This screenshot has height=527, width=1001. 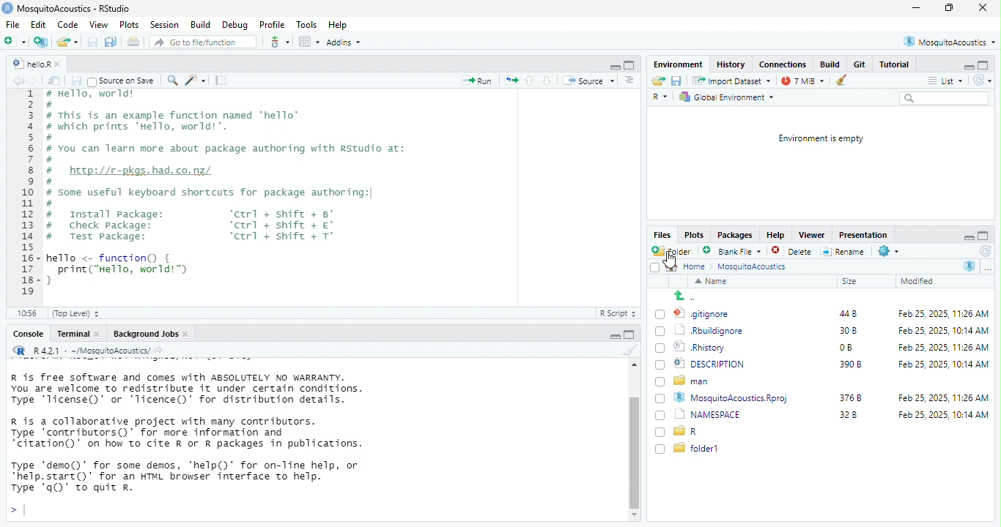 I want to click on settings, so click(x=893, y=252).